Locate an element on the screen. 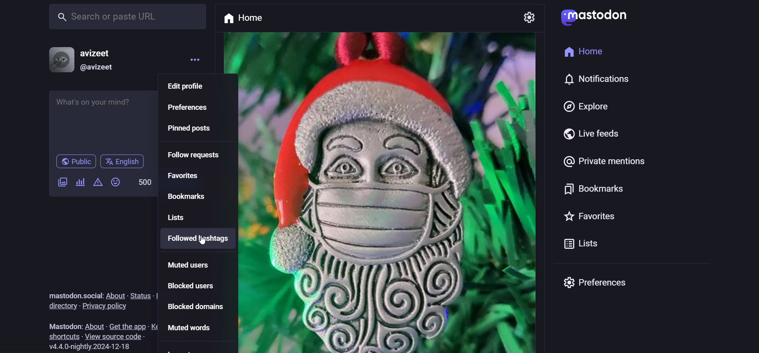 Image resolution: width=759 pixels, height=353 pixels. lists is located at coordinates (578, 245).